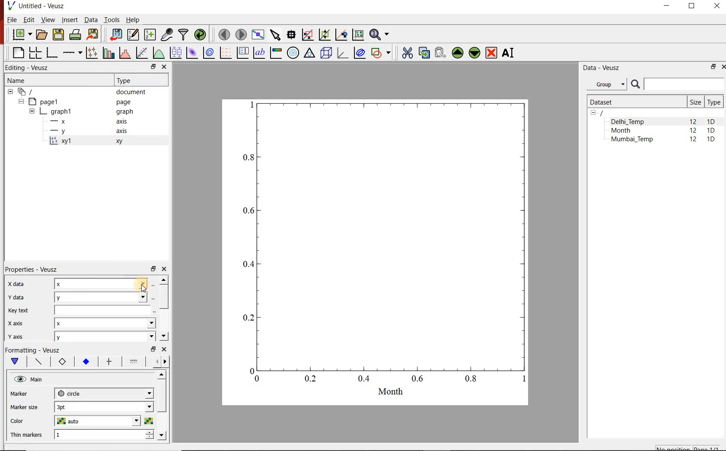  I want to click on Edit, so click(28, 19).